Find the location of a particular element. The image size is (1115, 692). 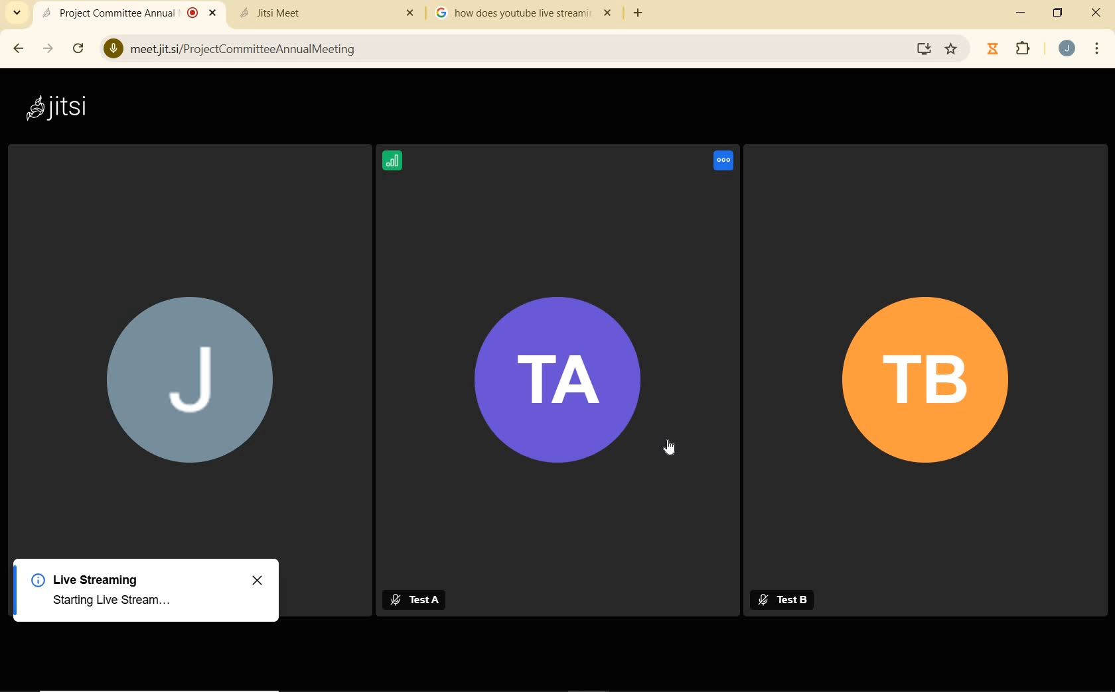

starting live stream is located at coordinates (111, 605).